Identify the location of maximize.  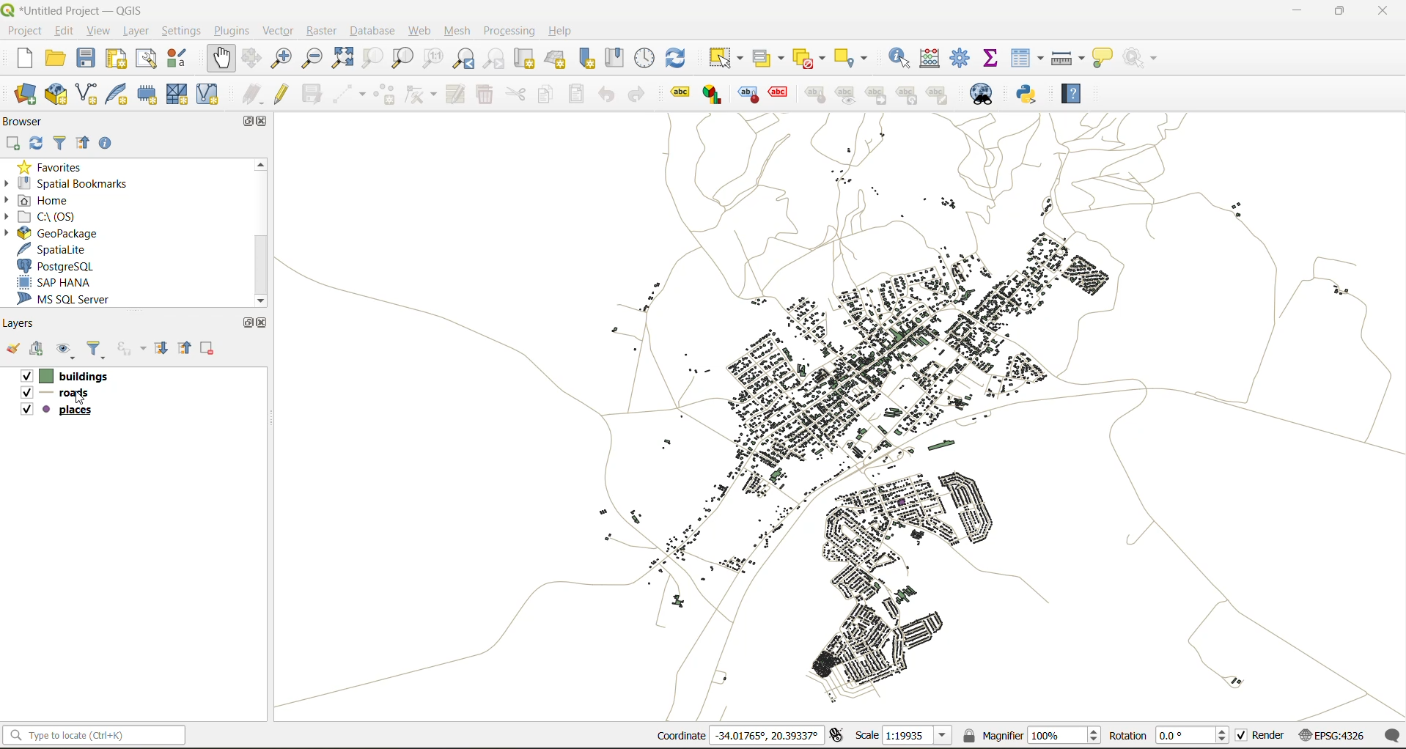
(250, 120).